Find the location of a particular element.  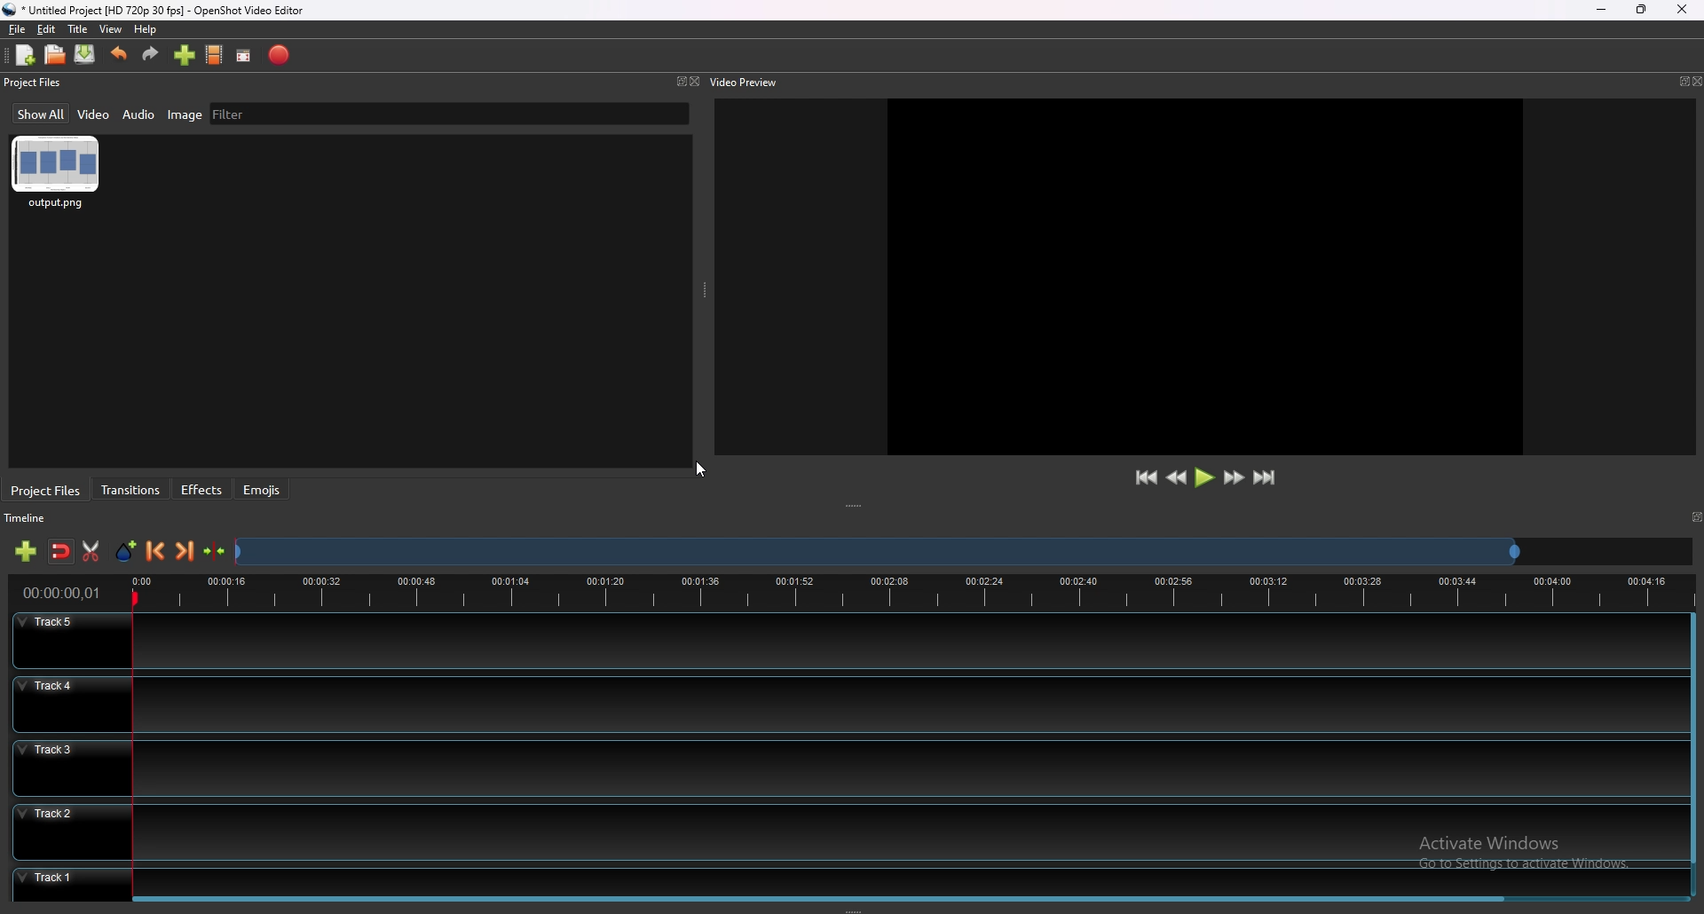

disable snapping is located at coordinates (61, 552).